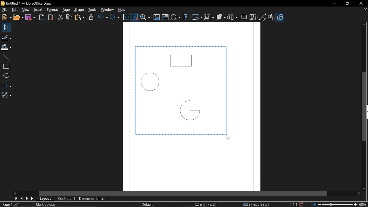 The height and width of the screenshot is (207, 368). I want to click on Restore down, so click(347, 4).